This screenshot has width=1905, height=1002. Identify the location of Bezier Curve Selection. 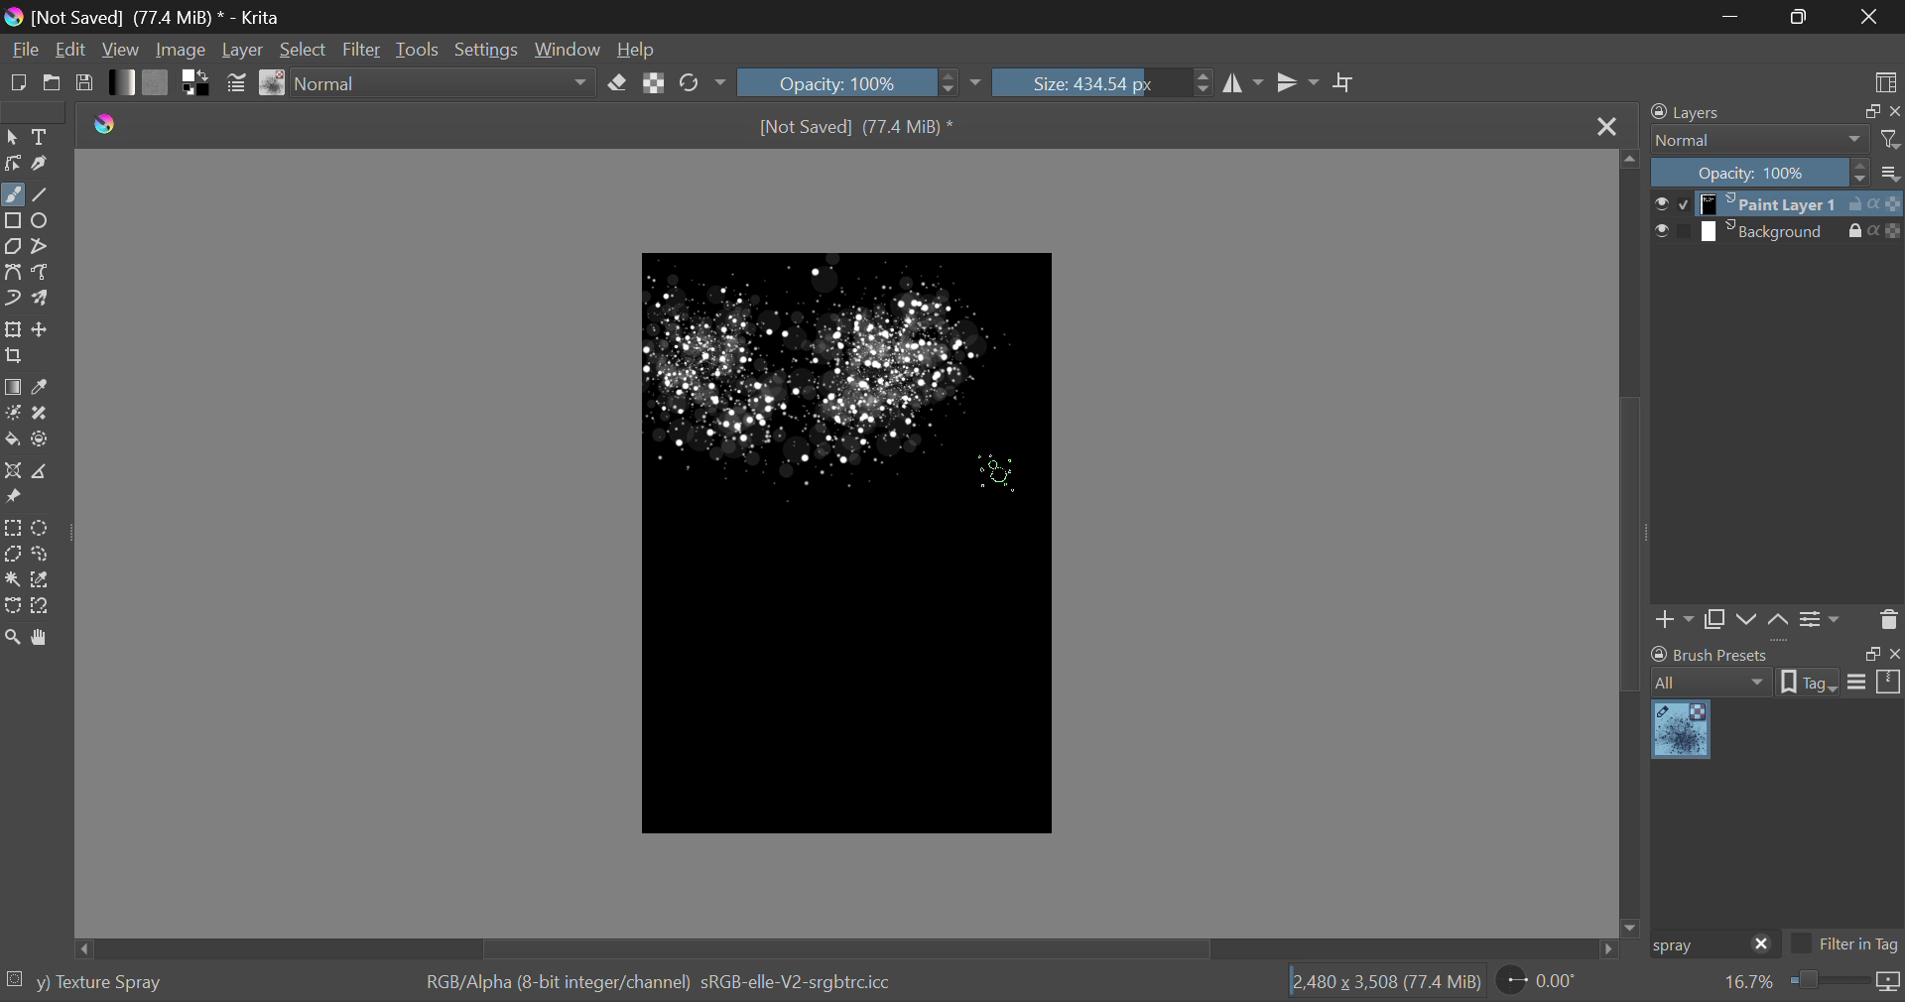
(14, 607).